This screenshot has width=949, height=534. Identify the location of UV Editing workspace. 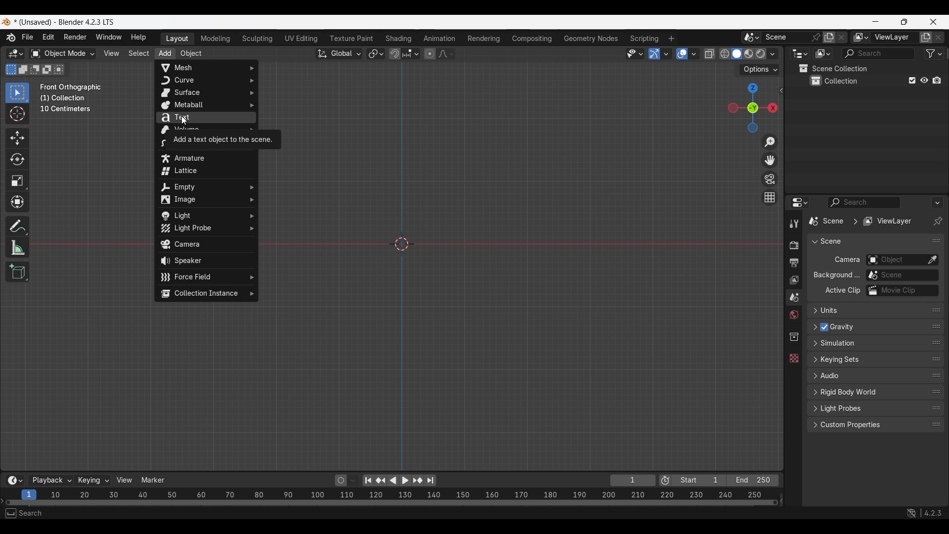
(302, 39).